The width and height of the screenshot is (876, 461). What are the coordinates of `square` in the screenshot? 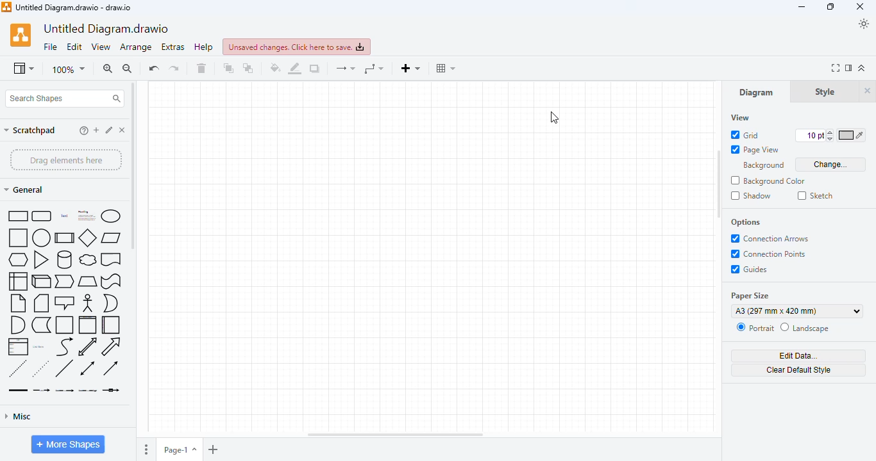 It's located at (18, 238).